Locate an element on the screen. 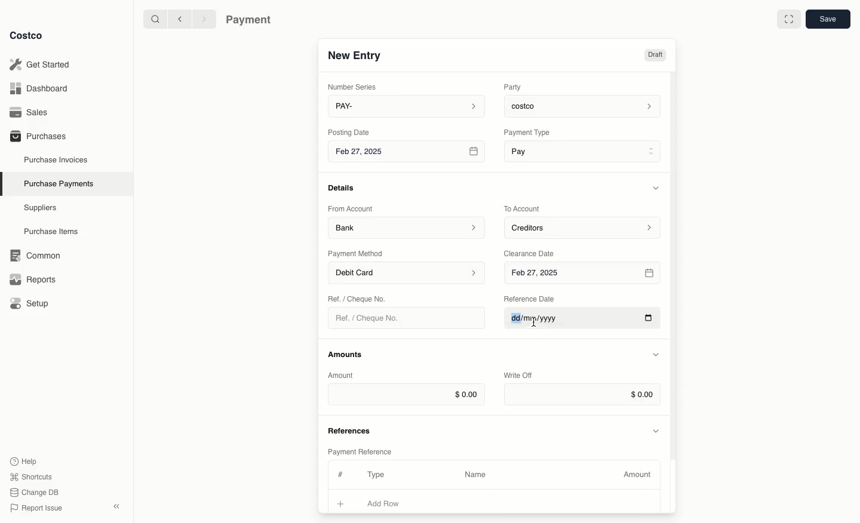 The height and width of the screenshot is (523, 860). To Account is located at coordinates (523, 208).